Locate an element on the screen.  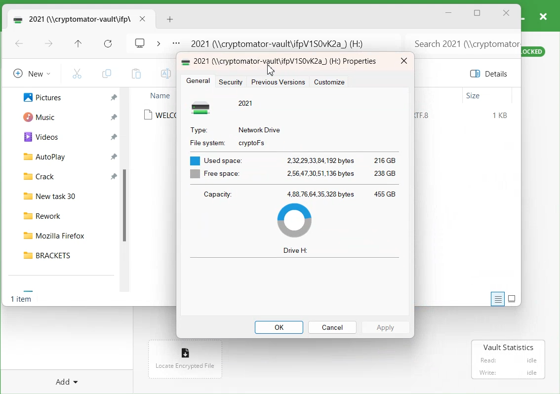
React idle is located at coordinates (507, 359).